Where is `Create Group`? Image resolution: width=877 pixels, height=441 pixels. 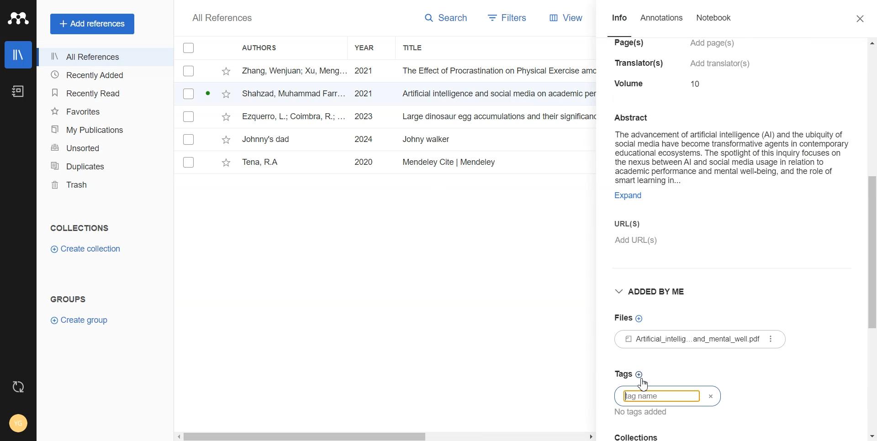 Create Group is located at coordinates (84, 320).